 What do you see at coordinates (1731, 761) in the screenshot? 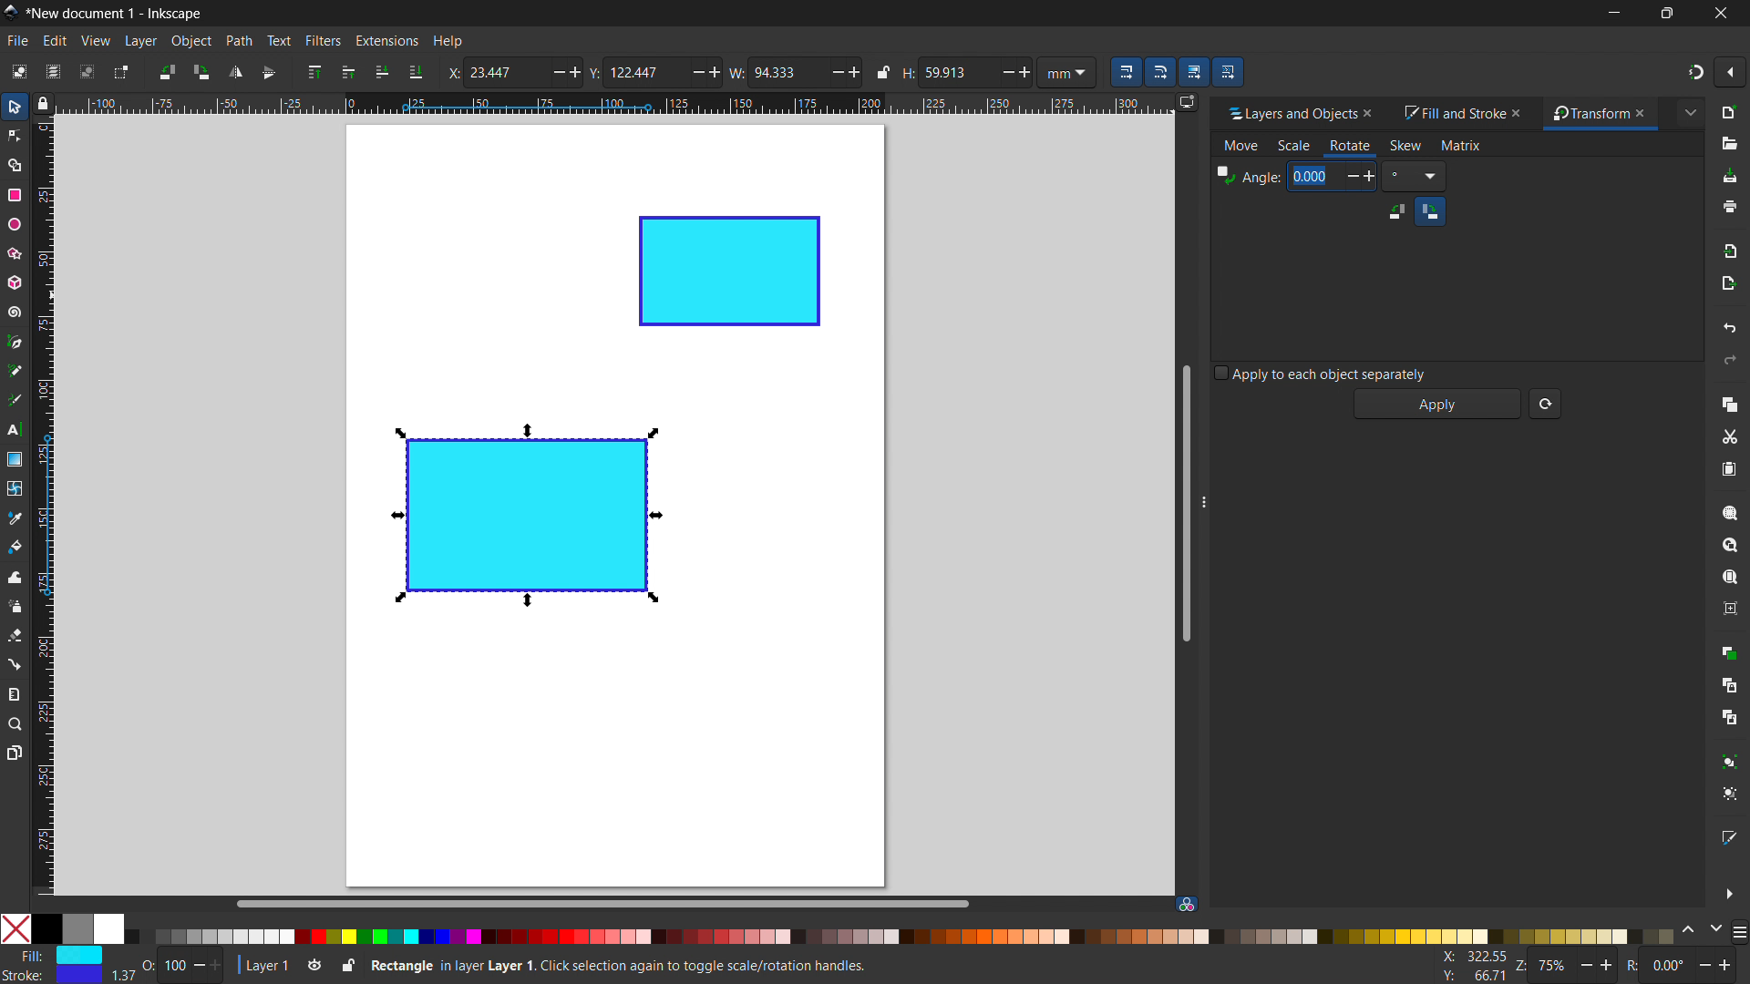
I see `group` at bounding box center [1731, 761].